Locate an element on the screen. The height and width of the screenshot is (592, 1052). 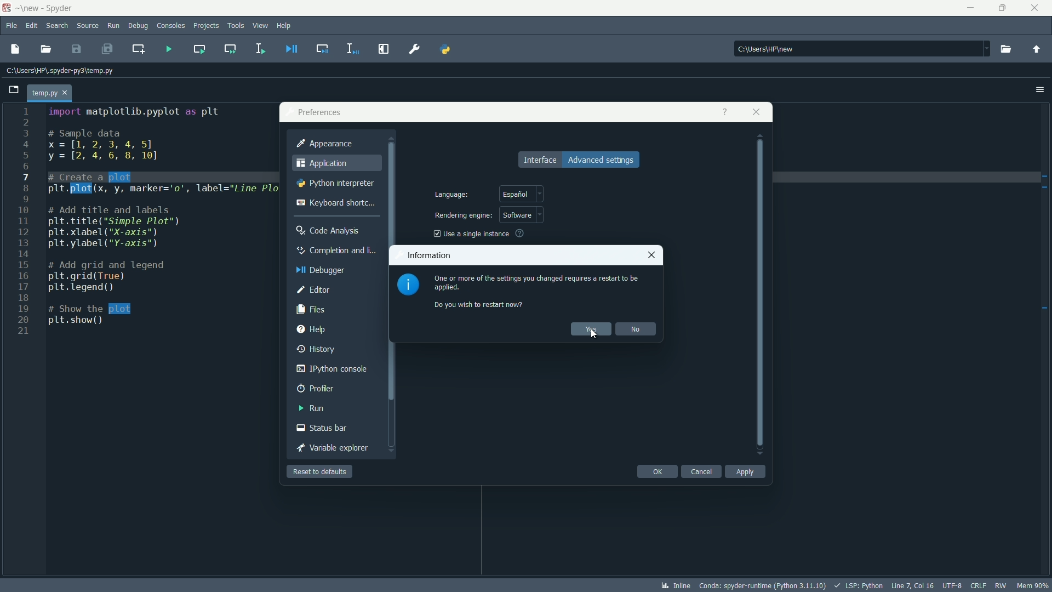
checkbox is located at coordinates (434, 234).